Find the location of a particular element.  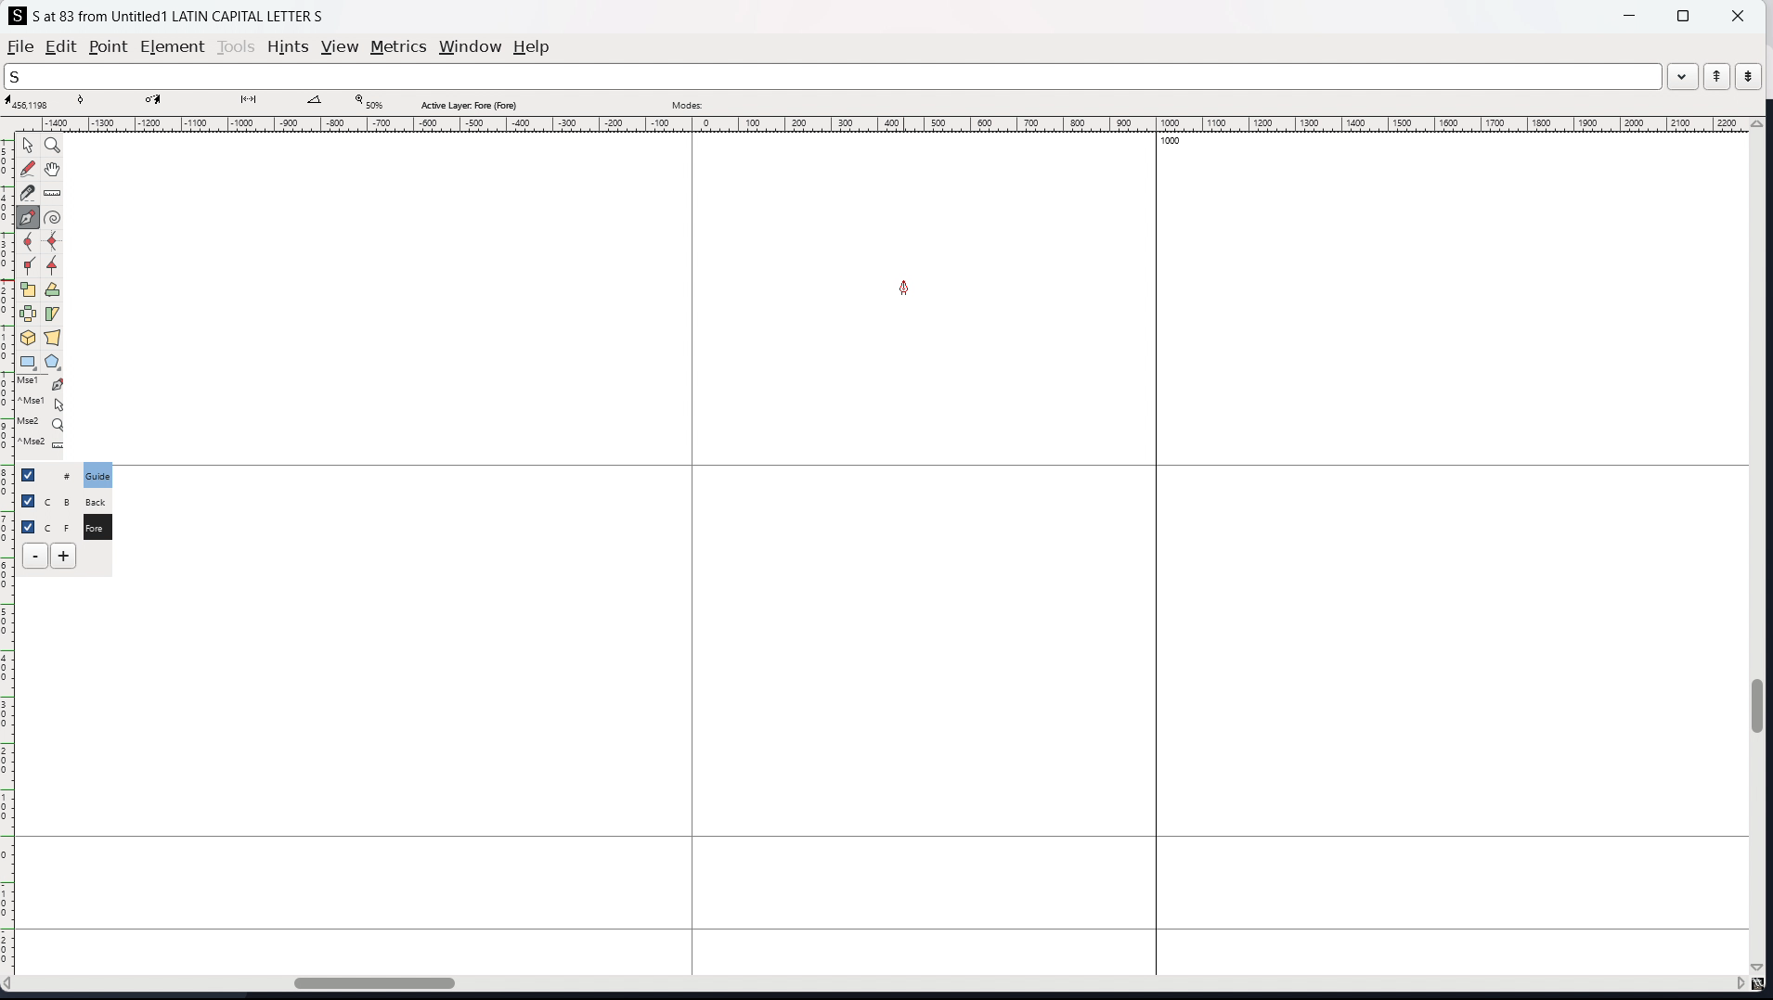

close is located at coordinates (1736, 15).